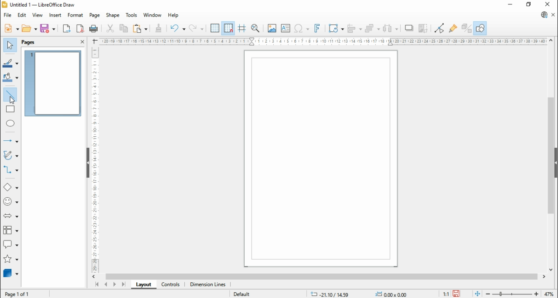 This screenshot has height=298, width=558. I want to click on toggle extrusions, so click(466, 28).